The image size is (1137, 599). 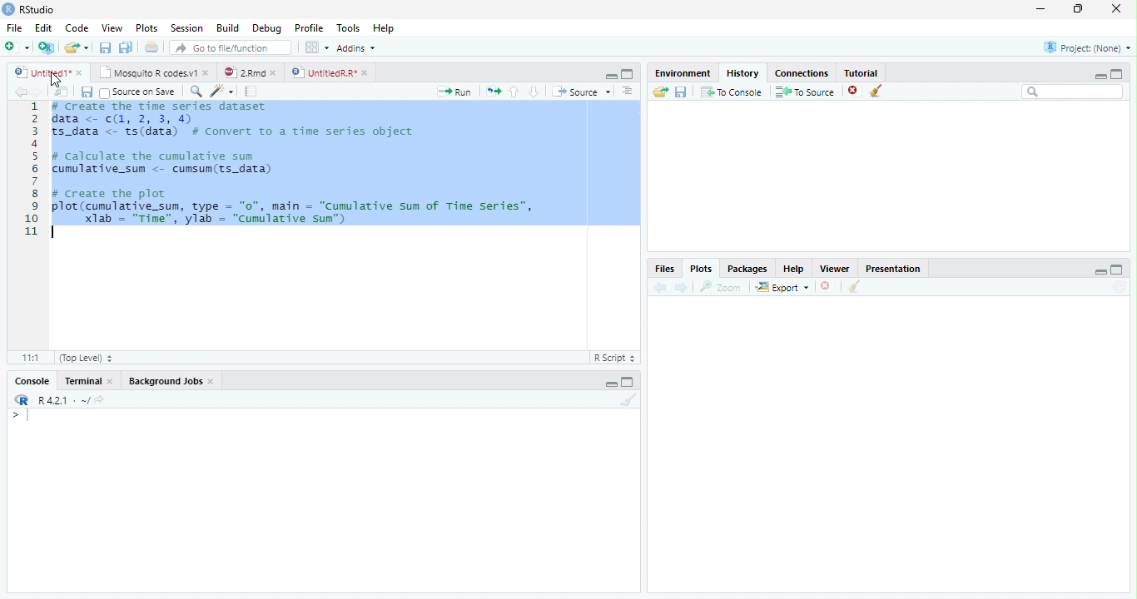 What do you see at coordinates (1112, 10) in the screenshot?
I see `Close` at bounding box center [1112, 10].